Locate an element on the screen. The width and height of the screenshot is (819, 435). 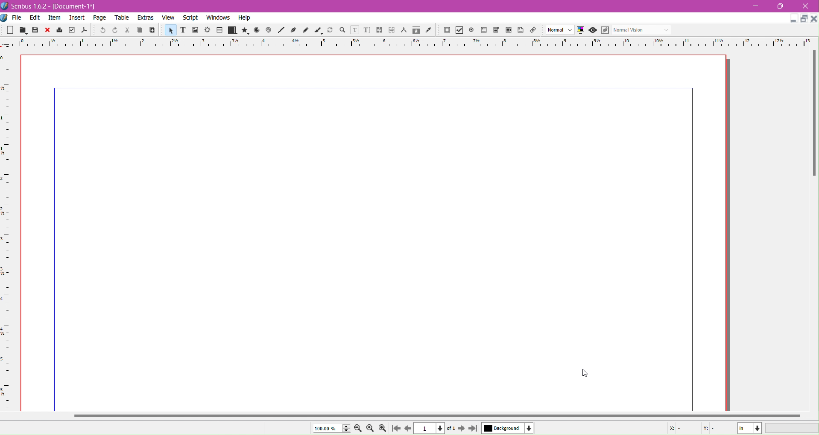
page menu is located at coordinates (100, 18).